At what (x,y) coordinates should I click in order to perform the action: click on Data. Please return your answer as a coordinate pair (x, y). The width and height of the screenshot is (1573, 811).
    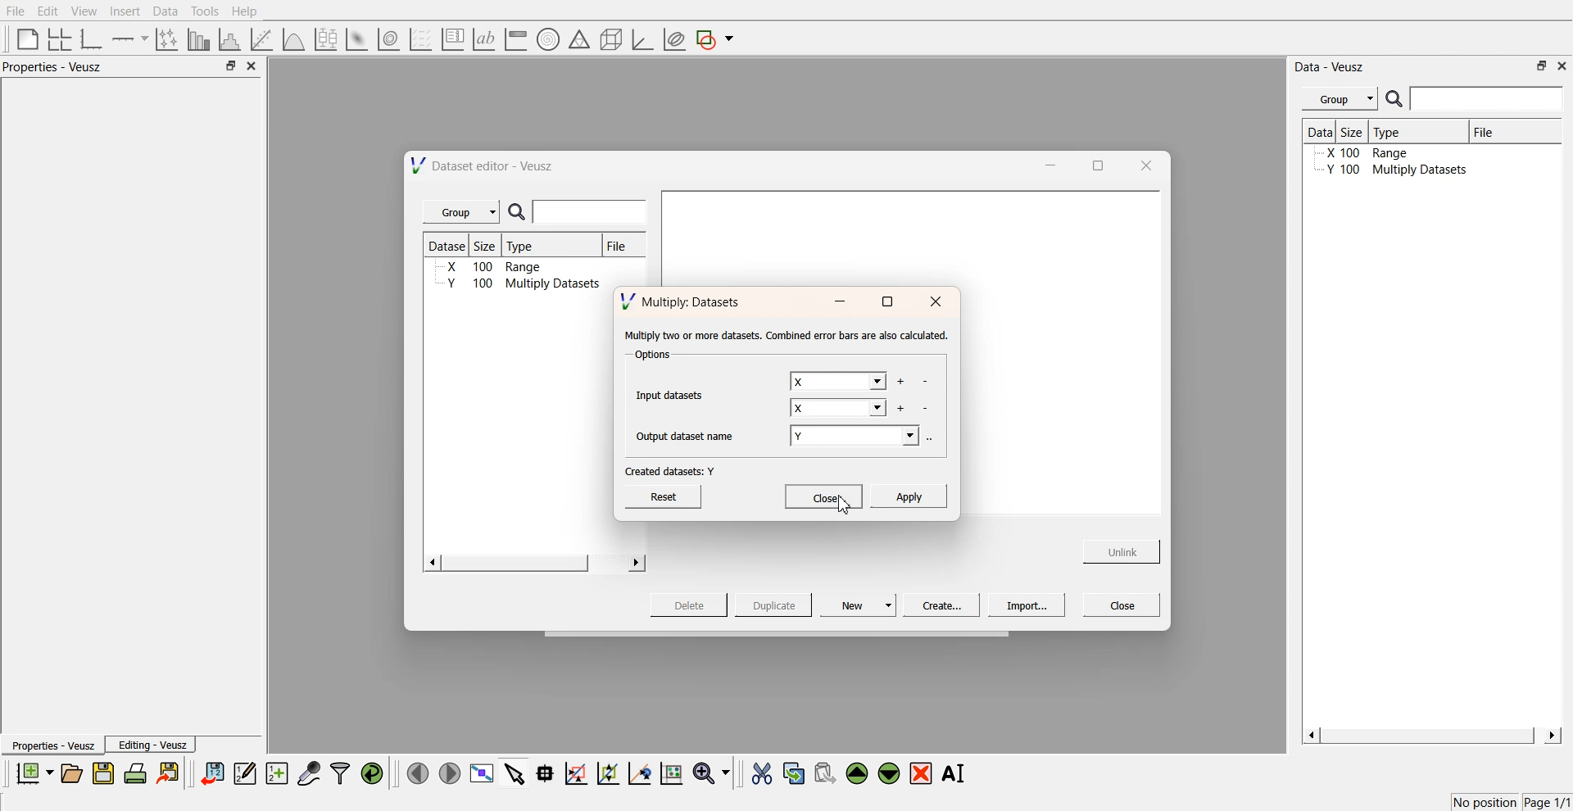
    Looking at the image, I should click on (165, 11).